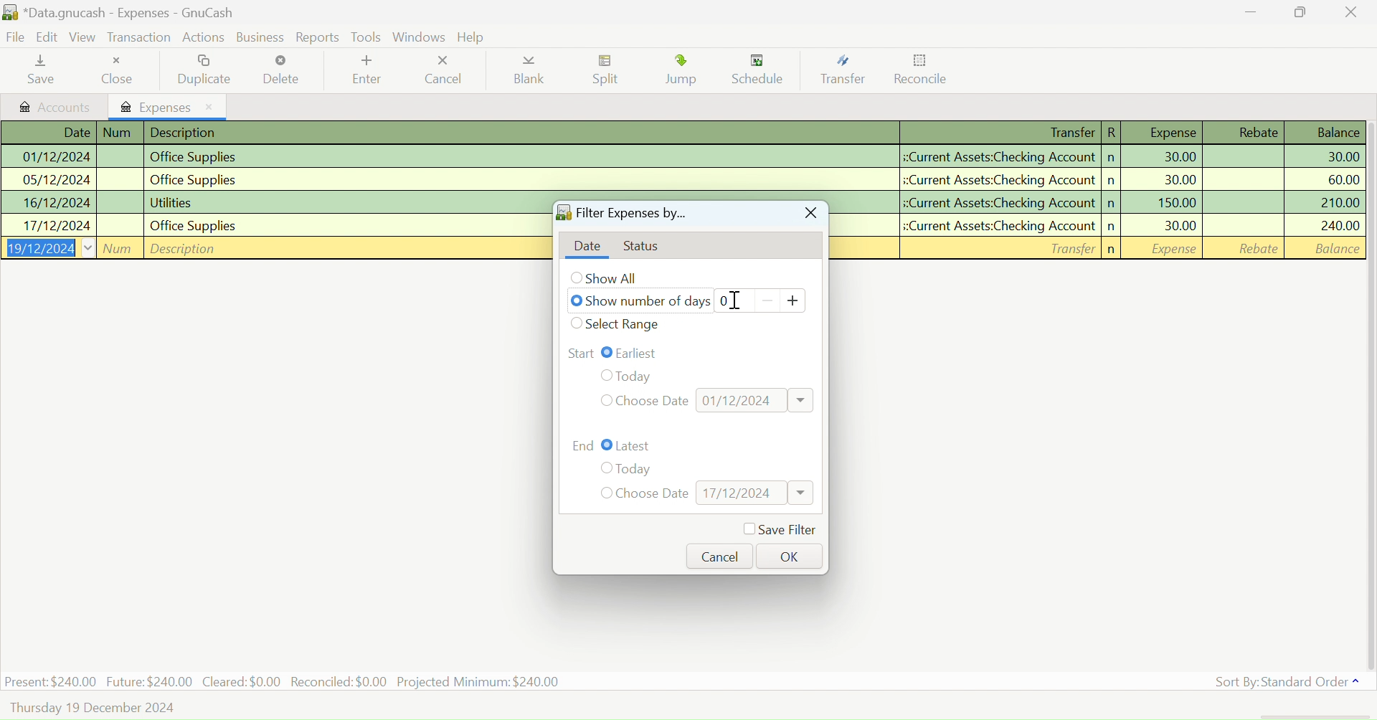 The image size is (1377, 720). I want to click on Date Input, so click(756, 399).